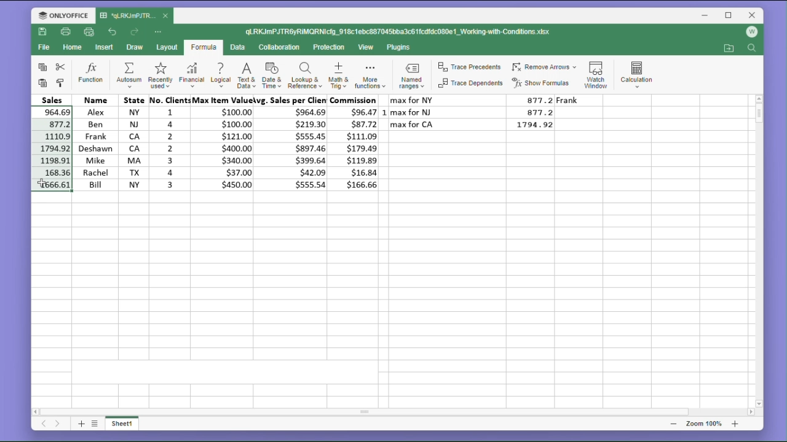 The image size is (787, 442). I want to click on formula, so click(203, 48).